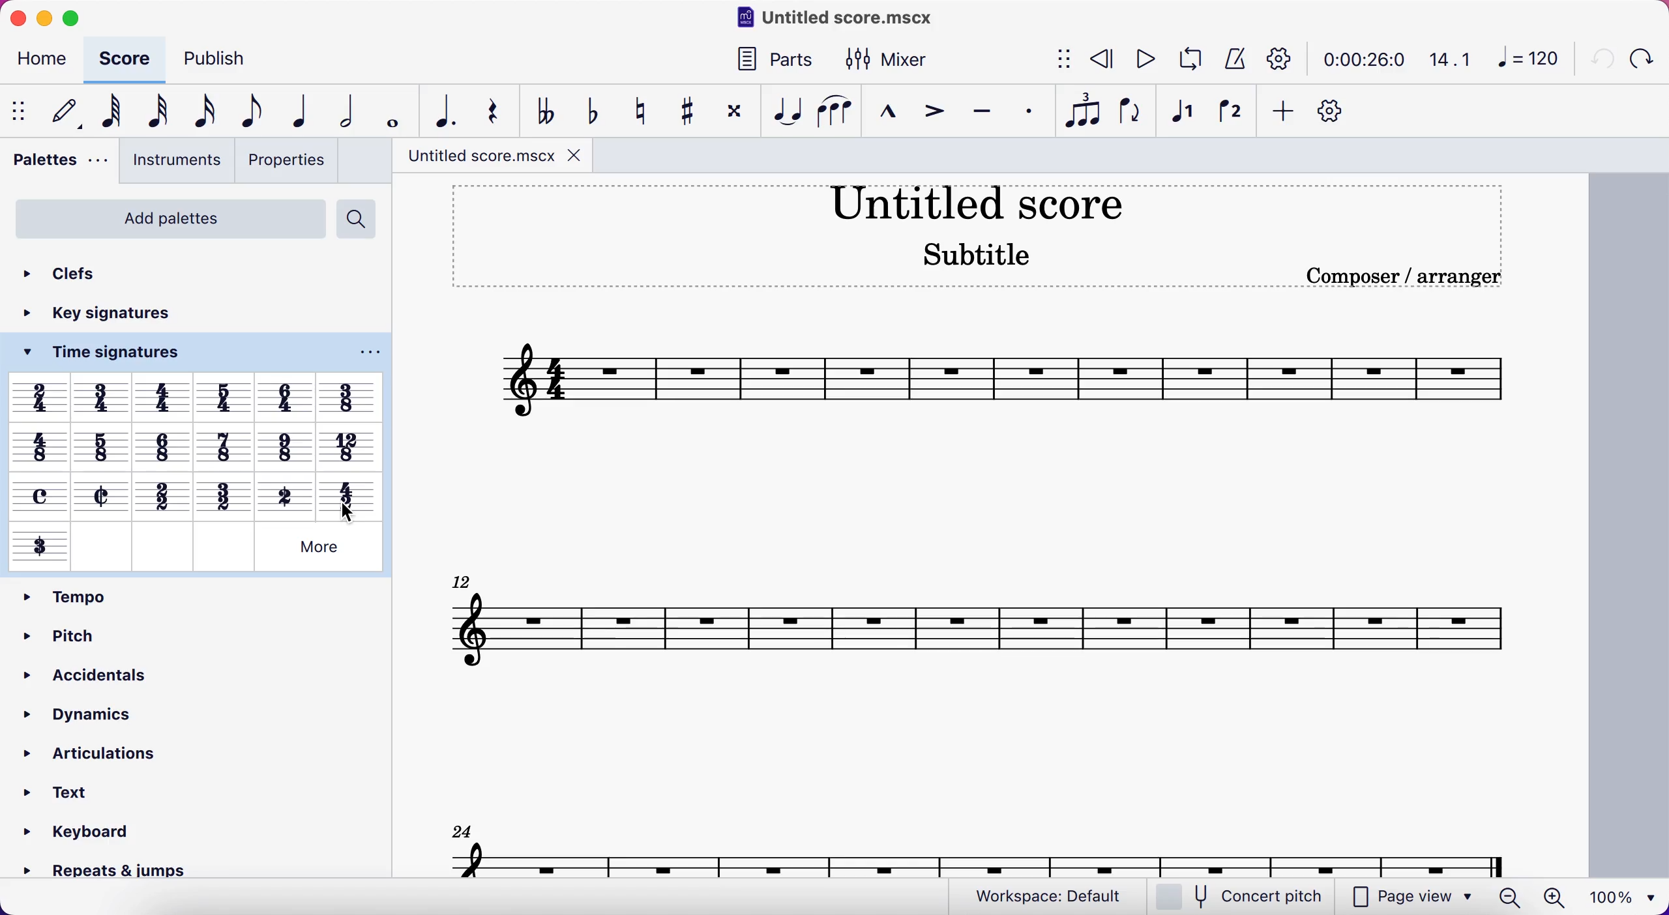 This screenshot has height=915, width=1669. I want to click on whole note, so click(393, 111).